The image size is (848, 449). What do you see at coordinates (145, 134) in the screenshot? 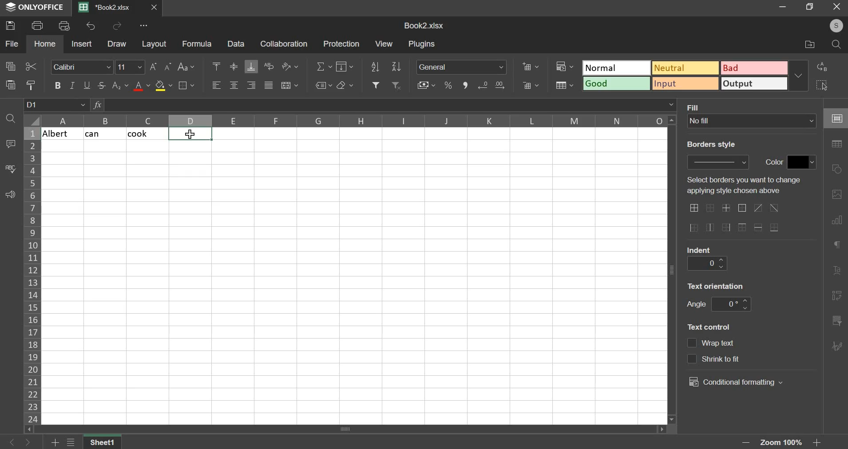
I see `cook` at bounding box center [145, 134].